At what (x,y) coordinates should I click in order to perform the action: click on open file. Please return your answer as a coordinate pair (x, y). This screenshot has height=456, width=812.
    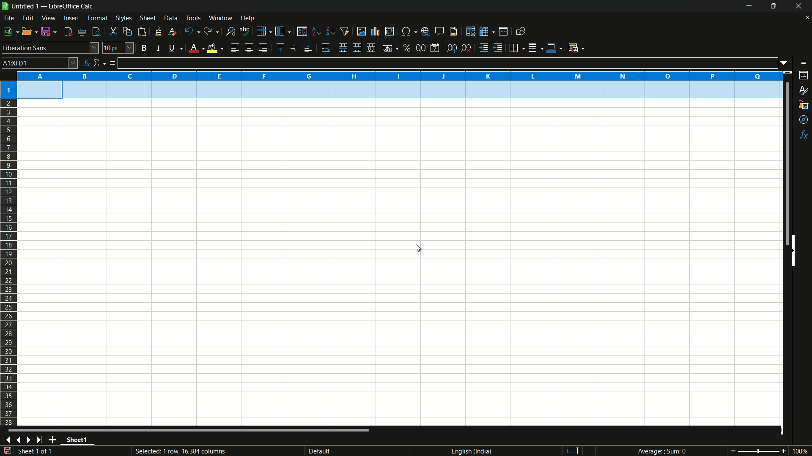
    Looking at the image, I should click on (30, 32).